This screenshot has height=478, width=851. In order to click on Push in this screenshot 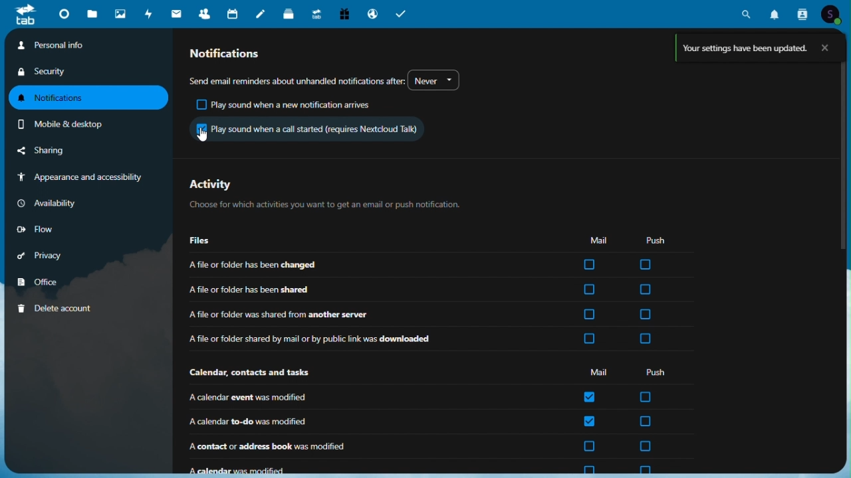, I will do `click(659, 372)`.